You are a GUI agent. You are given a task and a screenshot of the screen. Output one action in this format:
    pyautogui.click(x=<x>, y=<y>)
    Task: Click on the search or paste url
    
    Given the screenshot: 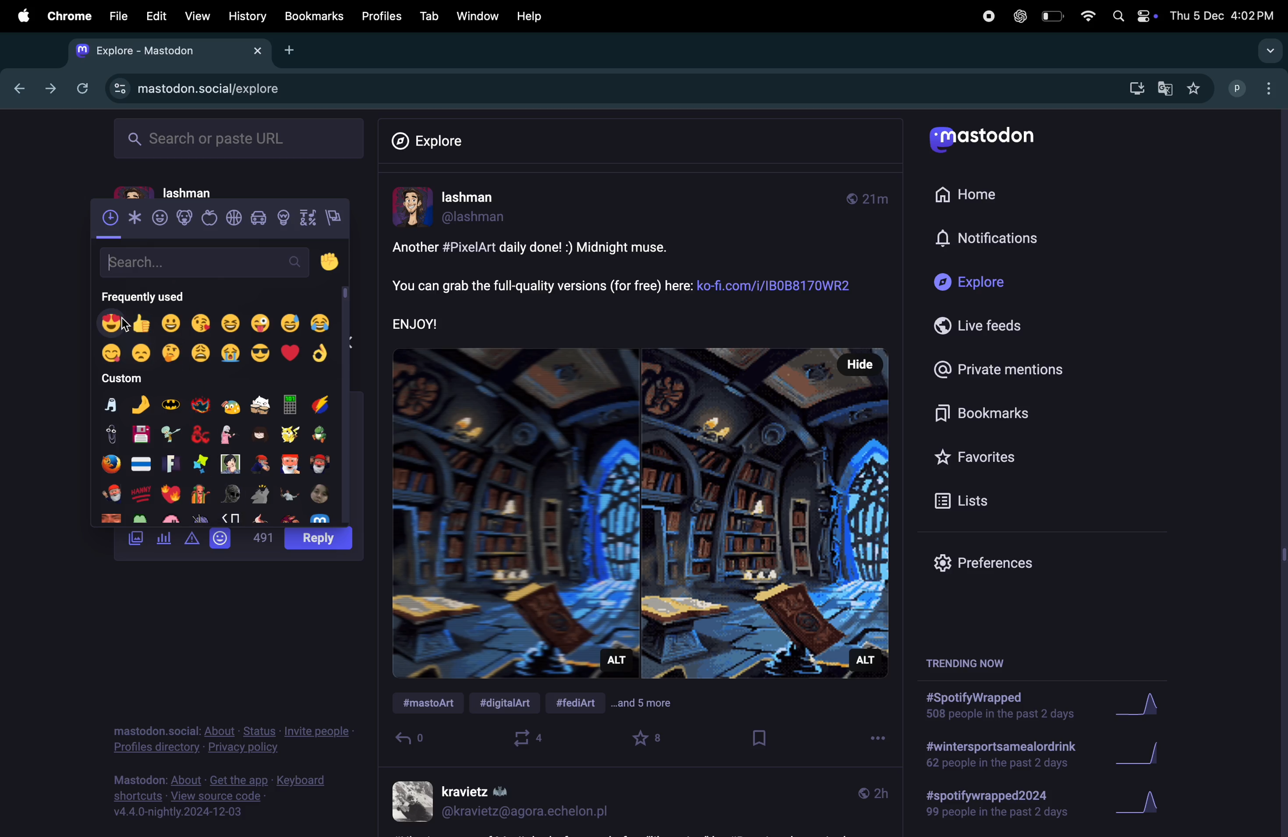 What is the action you would take?
    pyautogui.click(x=238, y=137)
    